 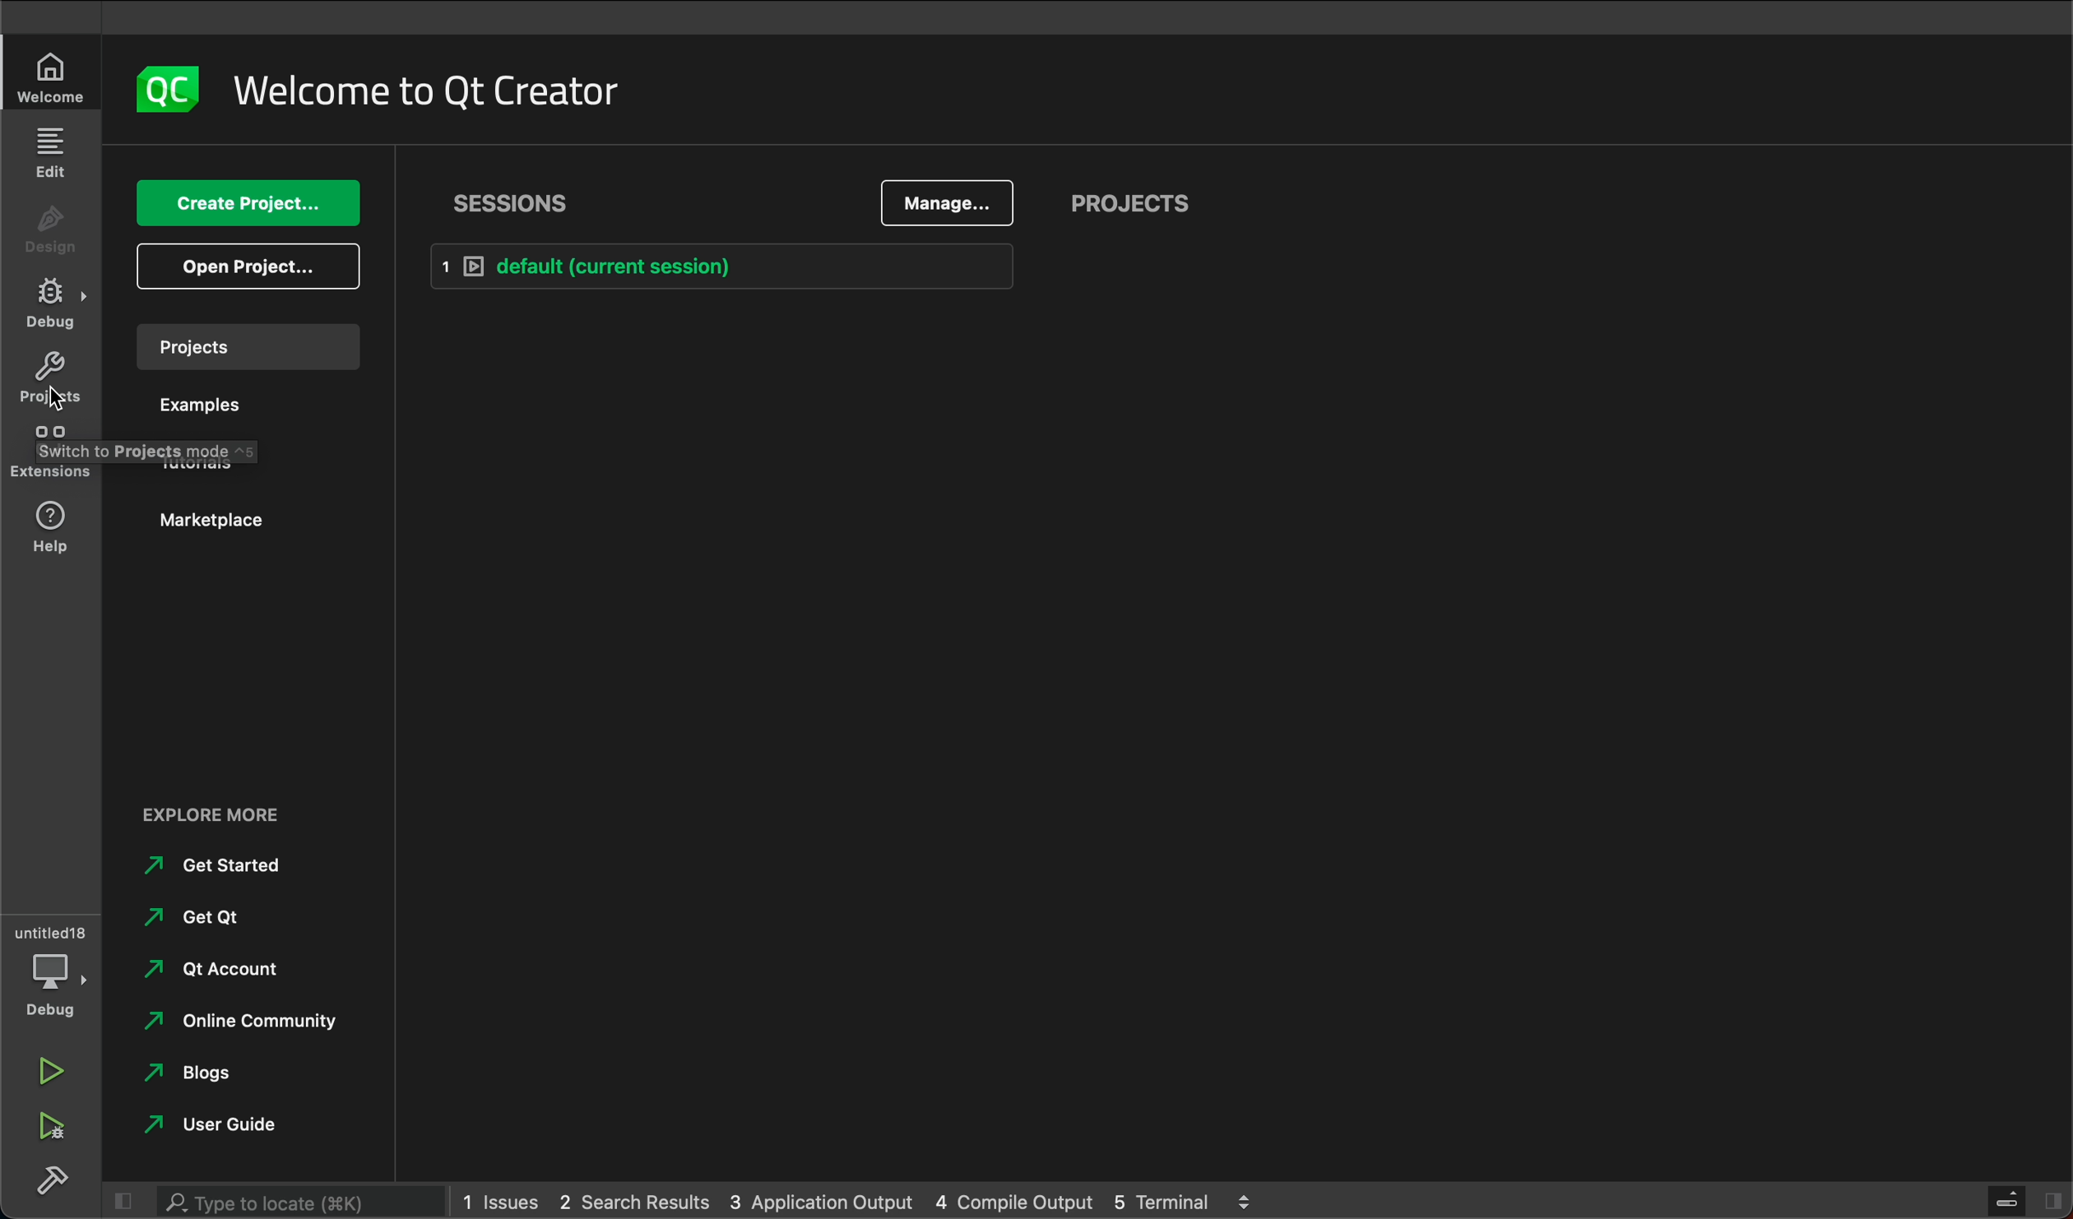 I want to click on projects, so click(x=53, y=381).